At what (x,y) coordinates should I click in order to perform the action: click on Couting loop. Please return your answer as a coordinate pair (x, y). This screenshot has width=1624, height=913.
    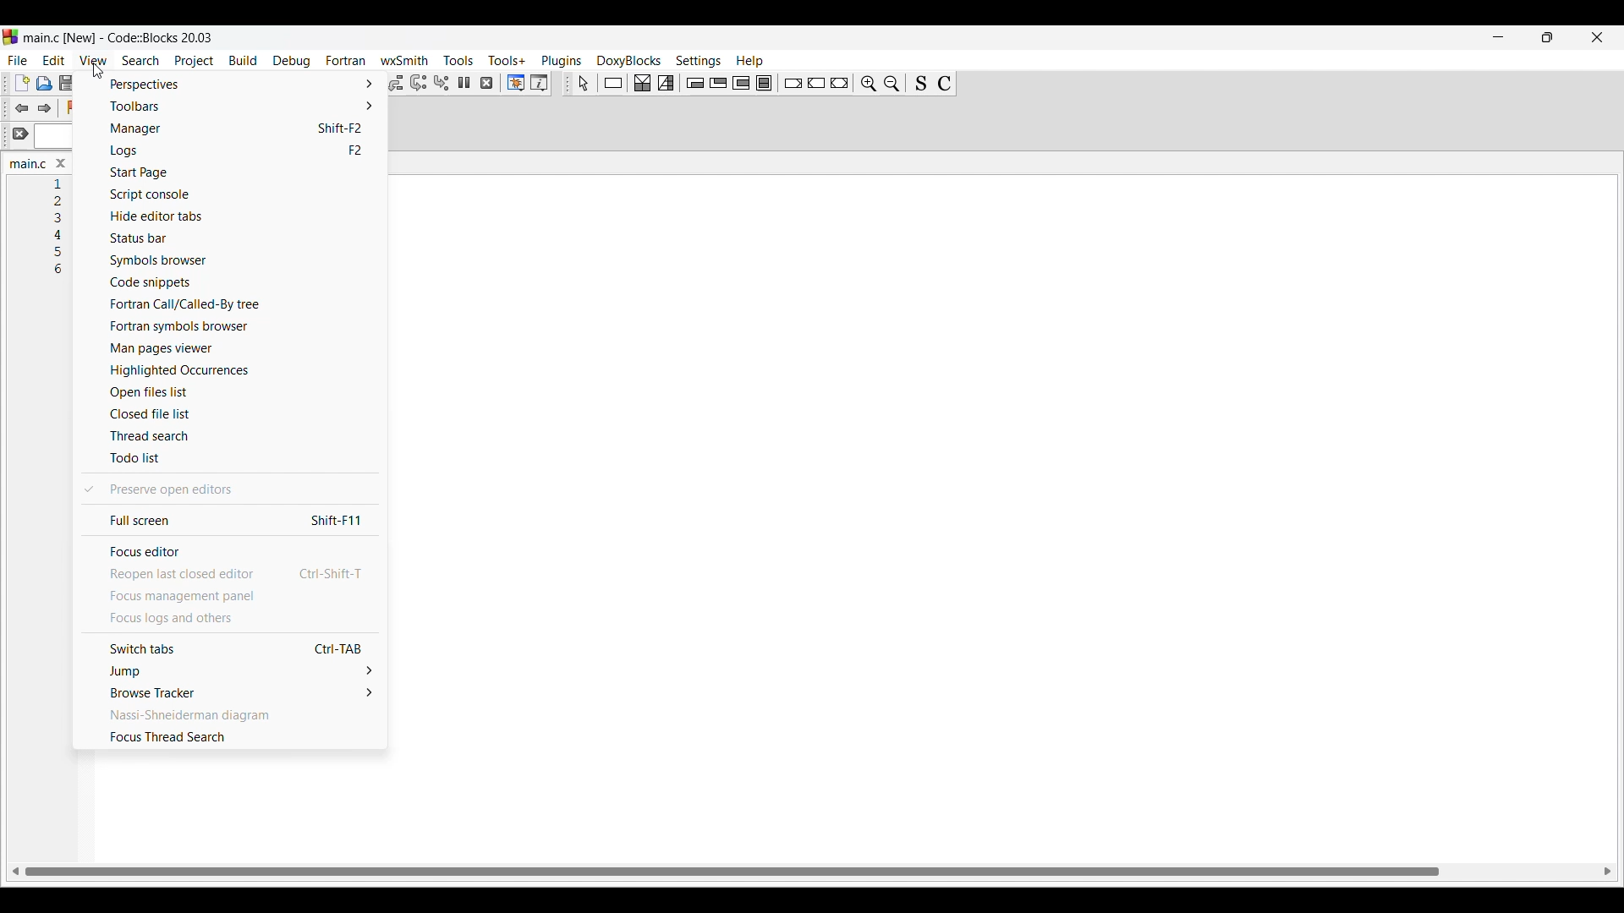
    Looking at the image, I should click on (741, 83).